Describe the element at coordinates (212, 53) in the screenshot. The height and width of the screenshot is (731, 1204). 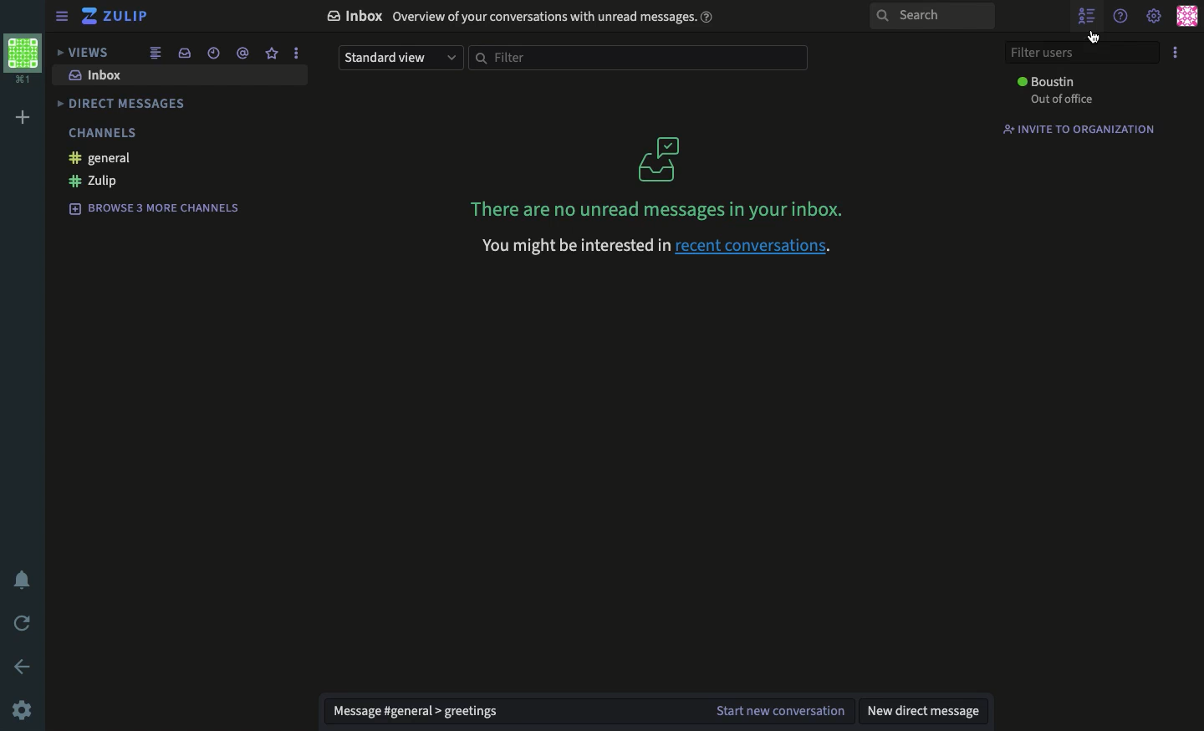
I see `recent conversations` at that location.